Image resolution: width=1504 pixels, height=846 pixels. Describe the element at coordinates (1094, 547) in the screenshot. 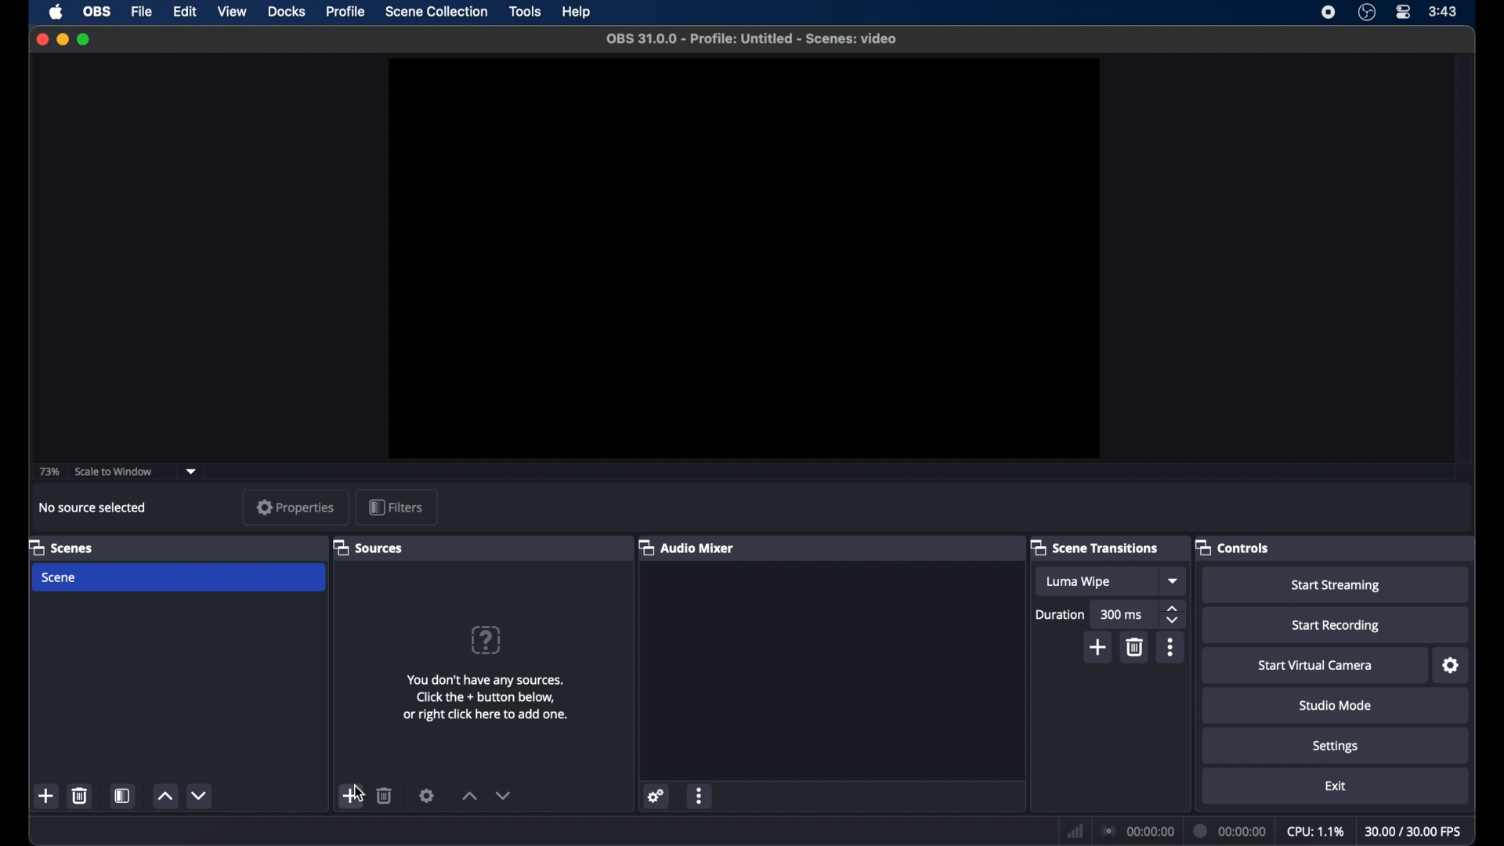

I see `scene transitions` at that location.